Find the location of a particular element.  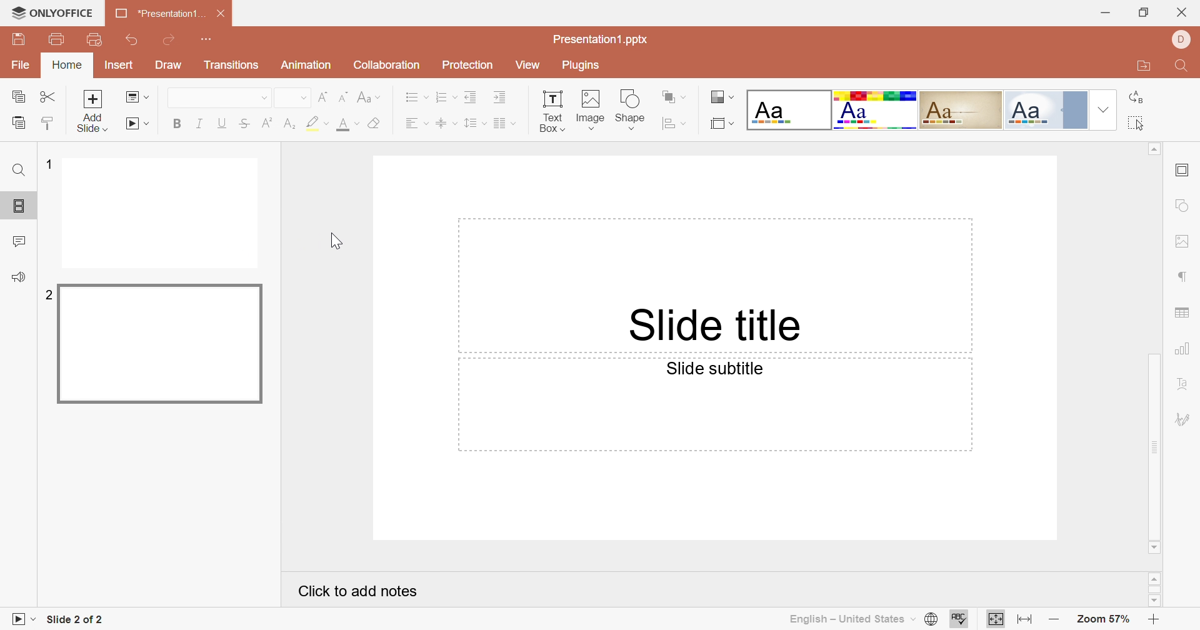

Drop Down is located at coordinates (381, 97).